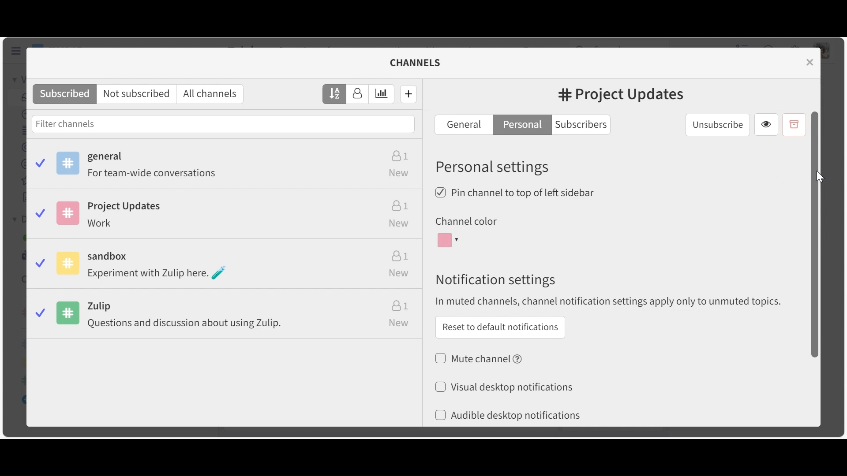  Describe the element at coordinates (213, 94) in the screenshot. I see `All channels` at that location.